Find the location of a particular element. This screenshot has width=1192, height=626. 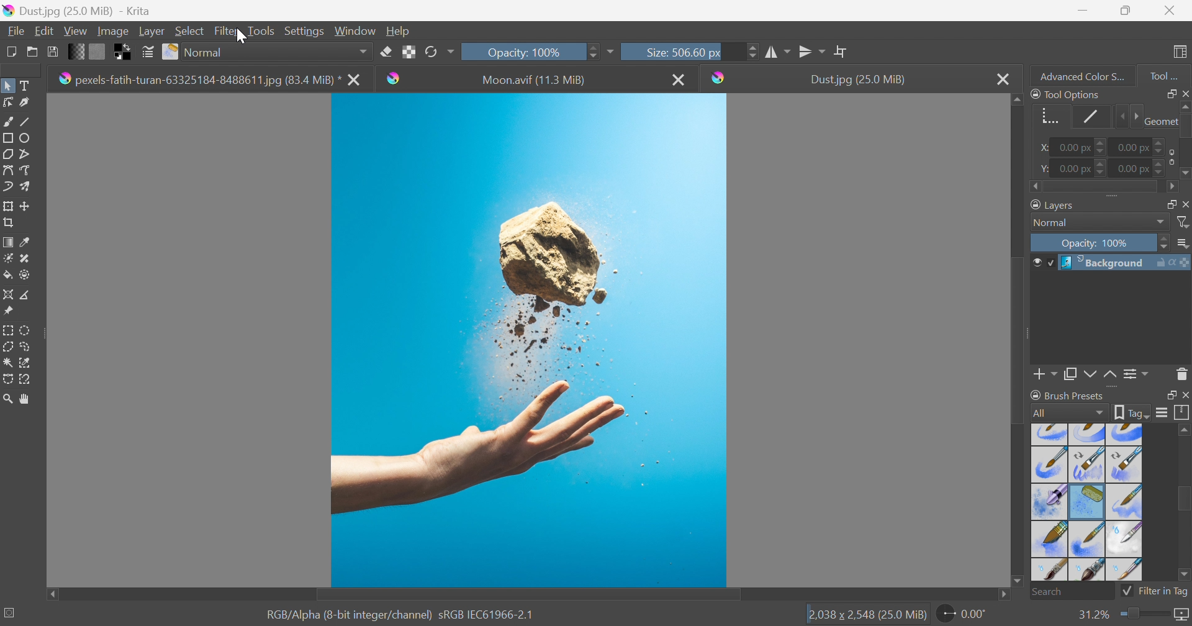

Fill gradients is located at coordinates (77, 50).